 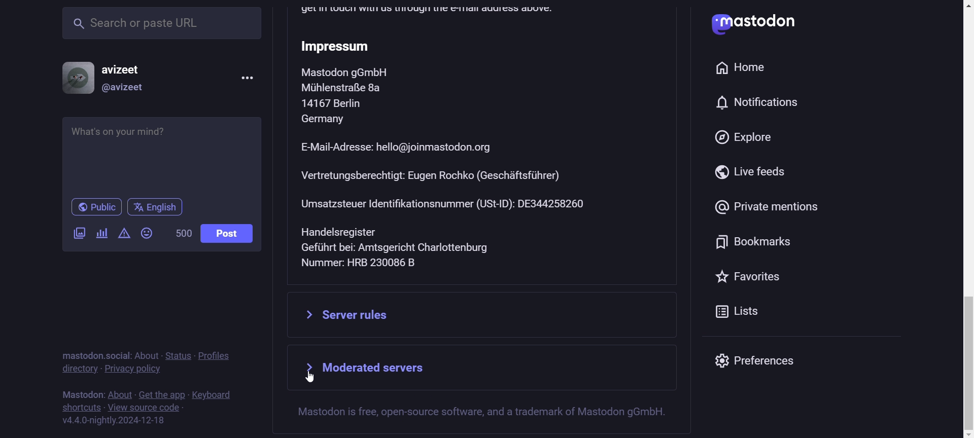 What do you see at coordinates (710, 313) in the screenshot?
I see `lists` at bounding box center [710, 313].